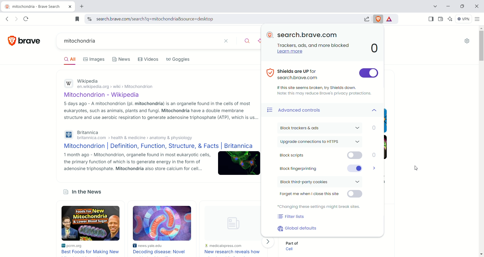 The image size is (484, 257). What do you see at coordinates (294, 242) in the screenshot?
I see `Part of` at bounding box center [294, 242].